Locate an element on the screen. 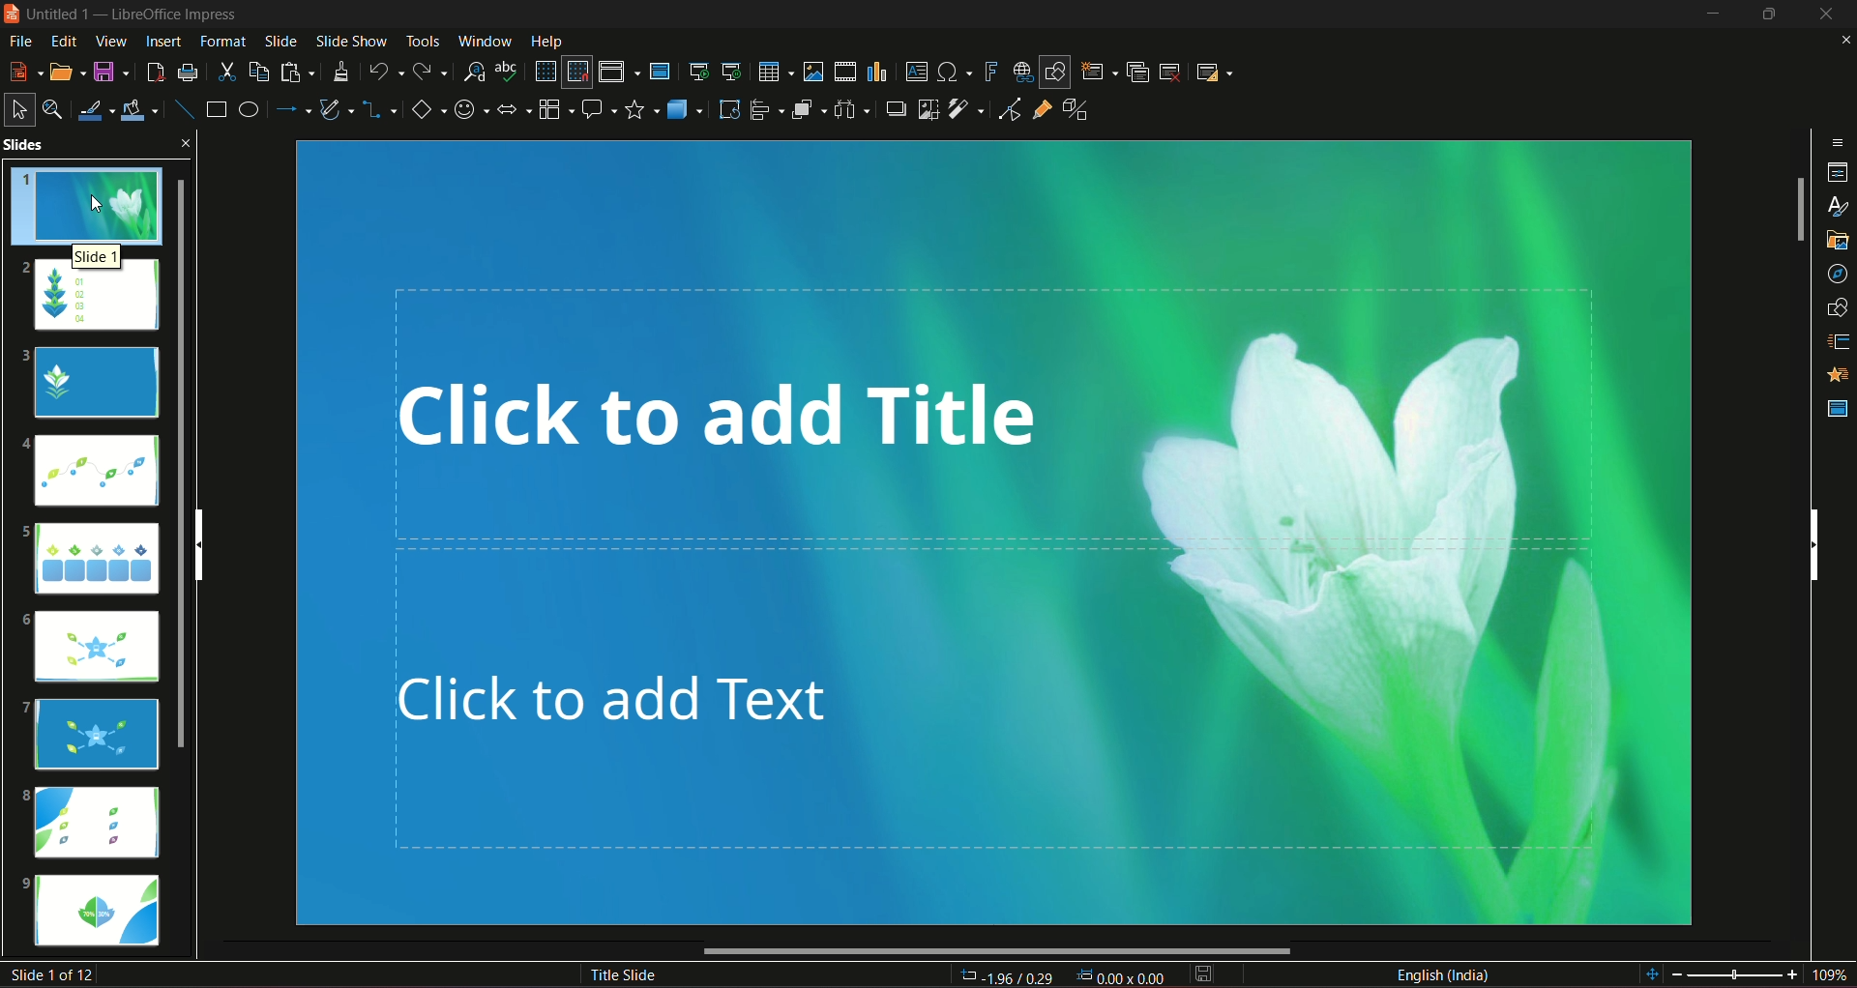 This screenshot has width=1857, height=988. redo is located at coordinates (432, 70).